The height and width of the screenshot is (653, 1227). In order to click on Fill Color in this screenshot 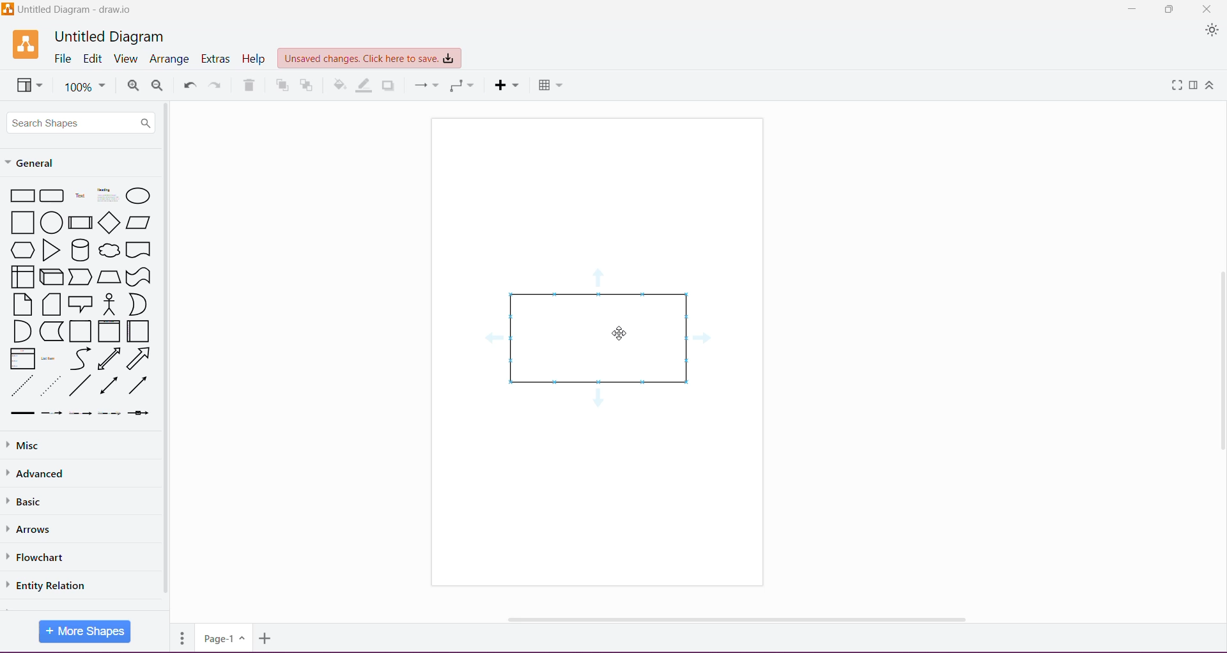, I will do `click(340, 86)`.